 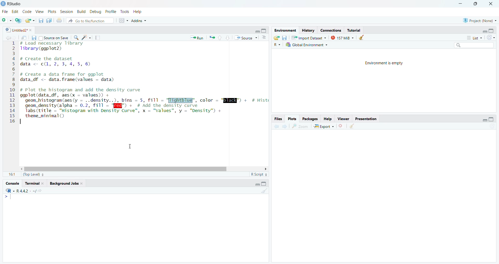 I want to click on Packages, so click(x=311, y=119).